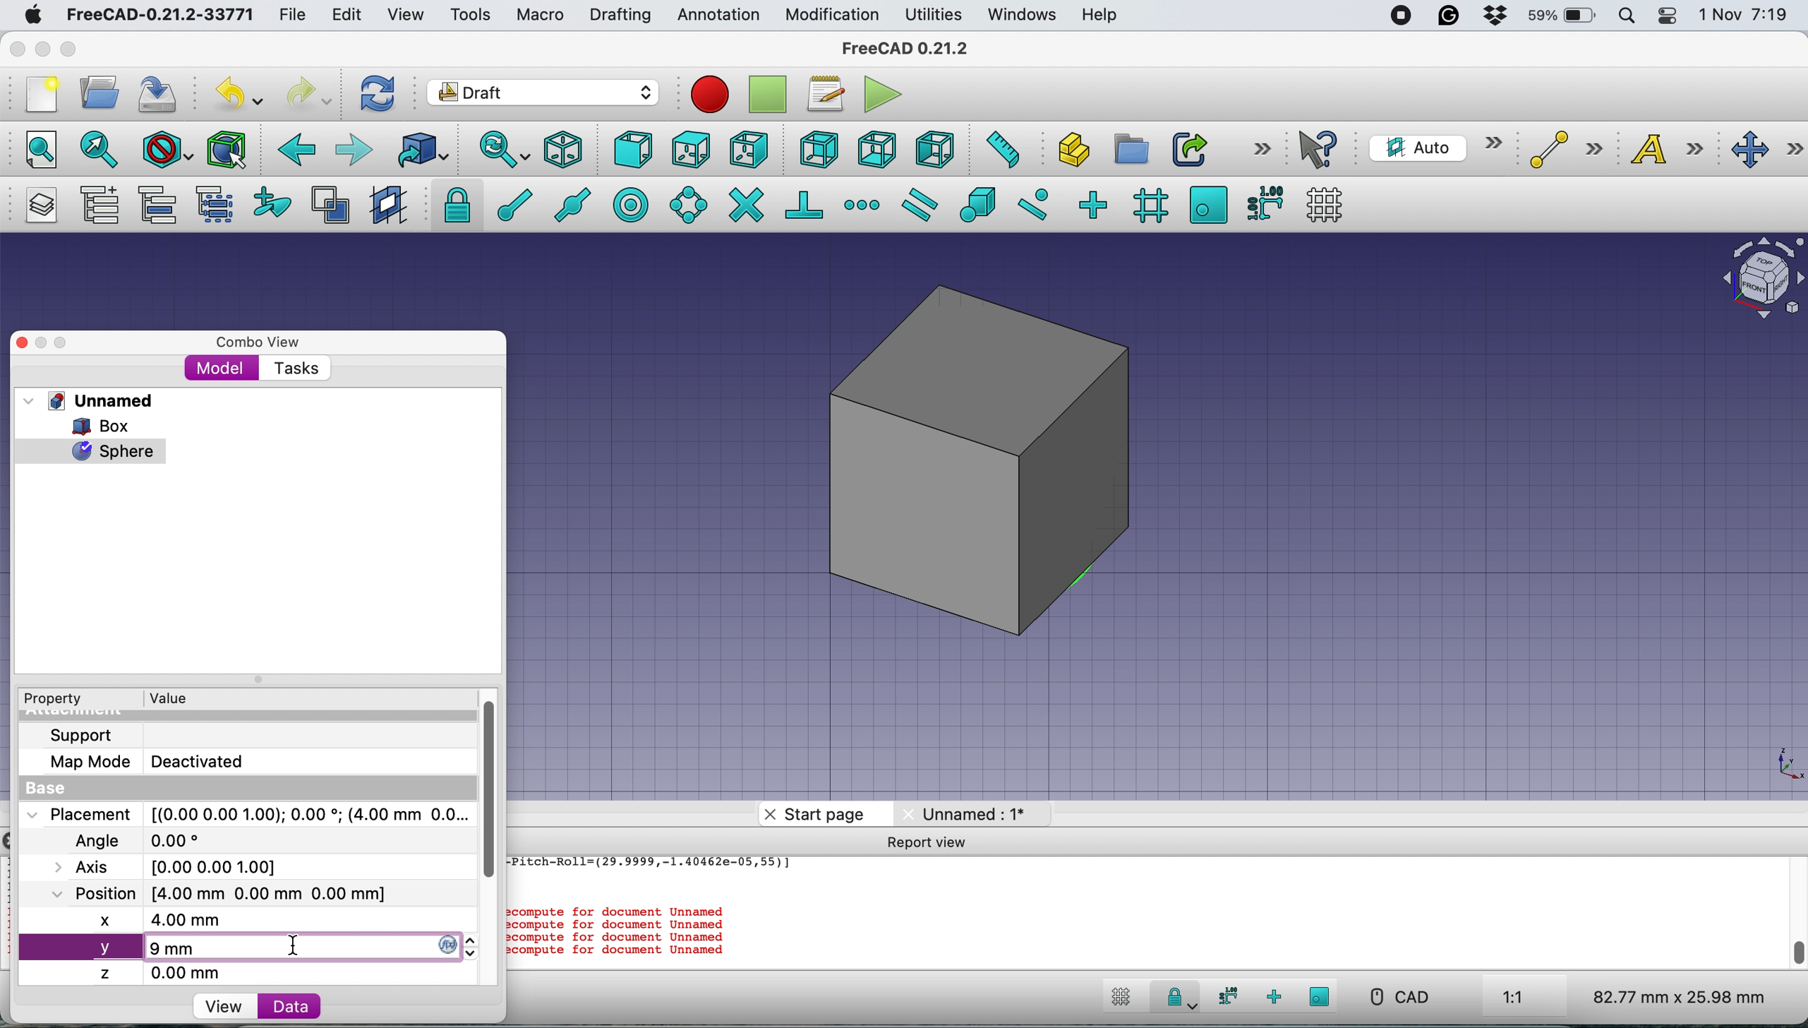 This screenshot has width=1808, height=1028. Describe the element at coordinates (455, 946) in the screenshot. I see `y axis changer` at that location.